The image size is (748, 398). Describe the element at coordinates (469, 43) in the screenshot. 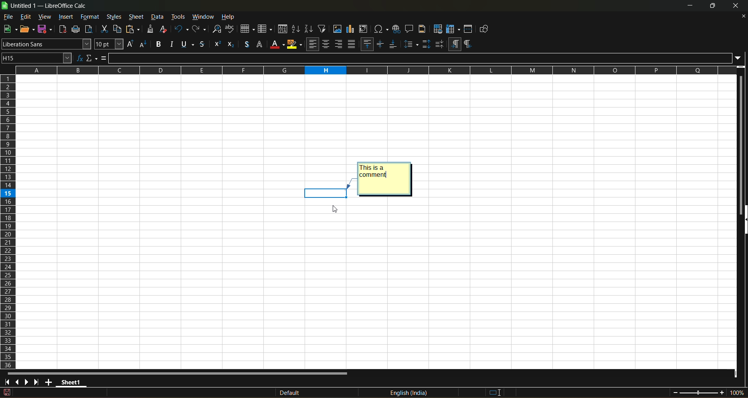

I see `border` at that location.